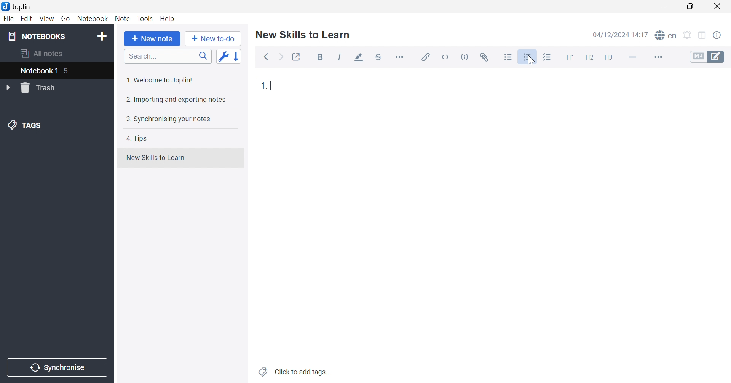  I want to click on 2. Importing and exporting notes, so click(175, 99).